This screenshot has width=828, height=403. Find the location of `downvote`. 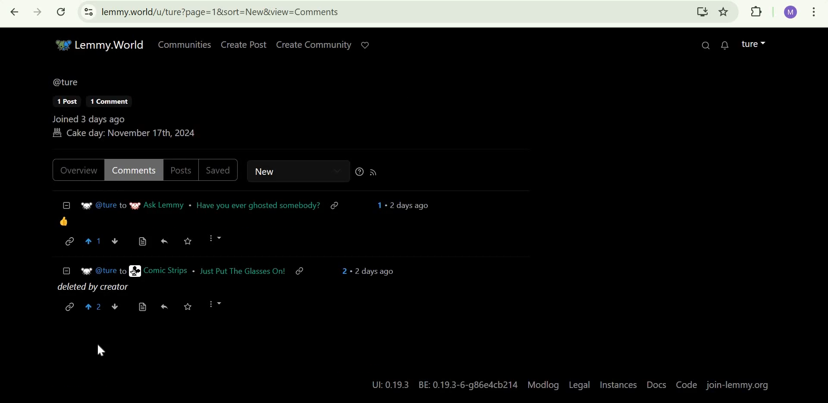

downvote is located at coordinates (115, 306).